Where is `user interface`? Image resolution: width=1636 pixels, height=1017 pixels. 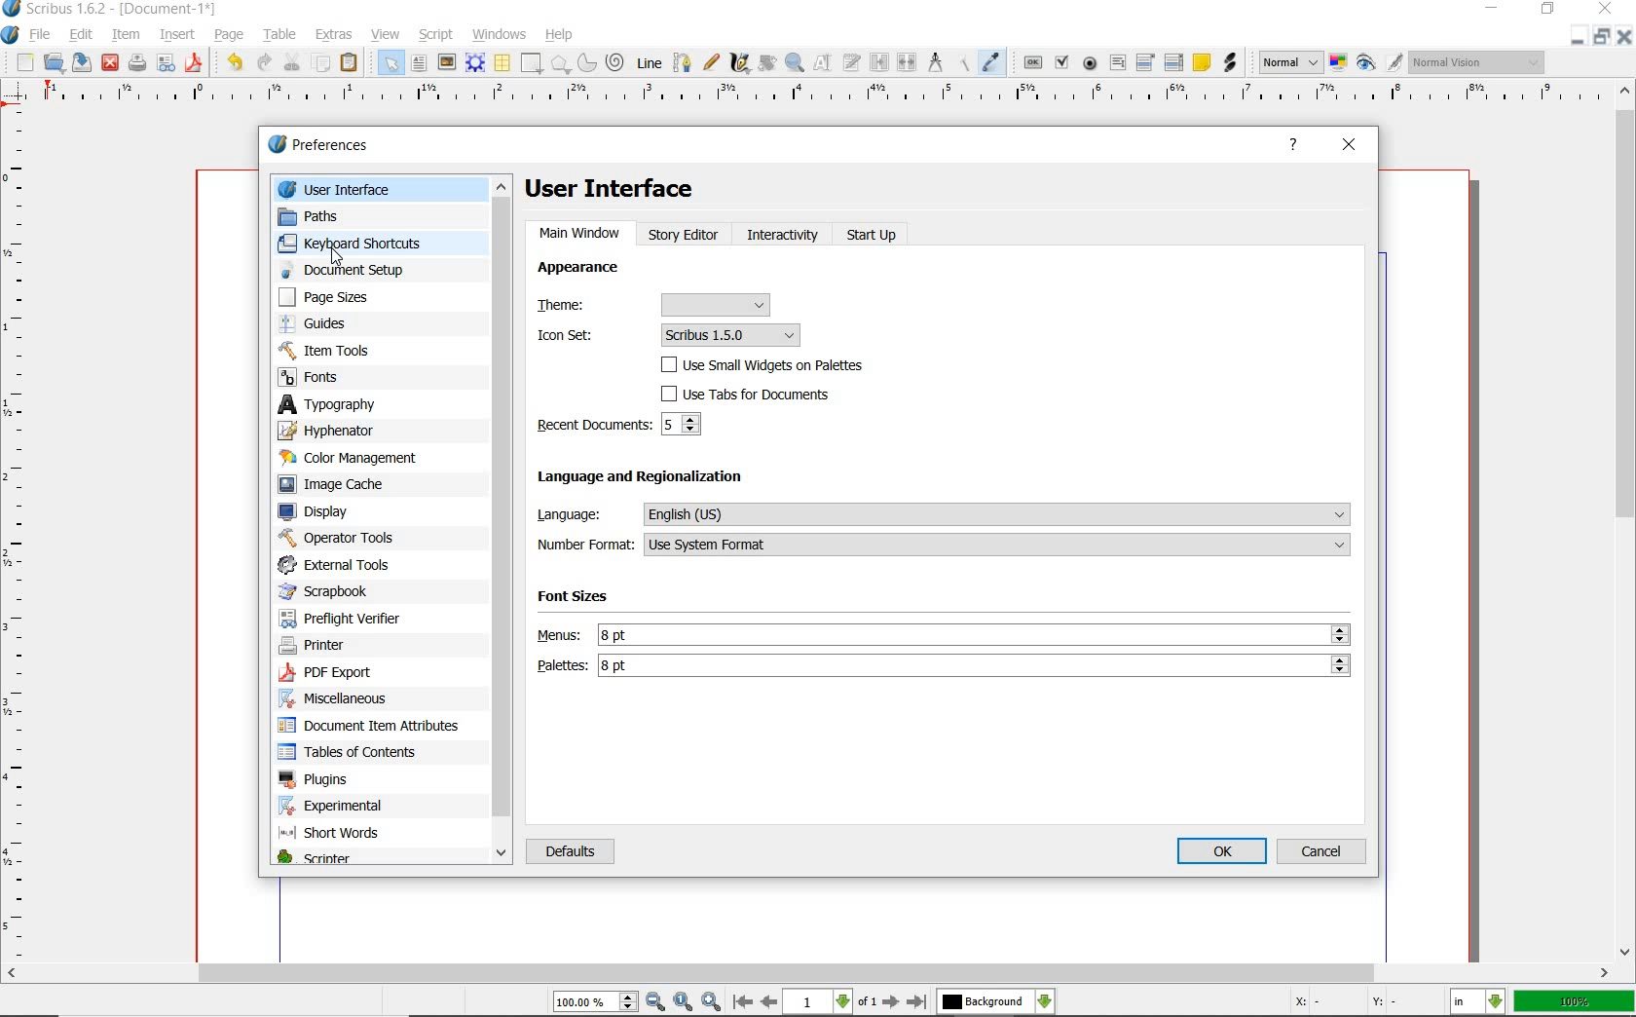
user interface is located at coordinates (620, 188).